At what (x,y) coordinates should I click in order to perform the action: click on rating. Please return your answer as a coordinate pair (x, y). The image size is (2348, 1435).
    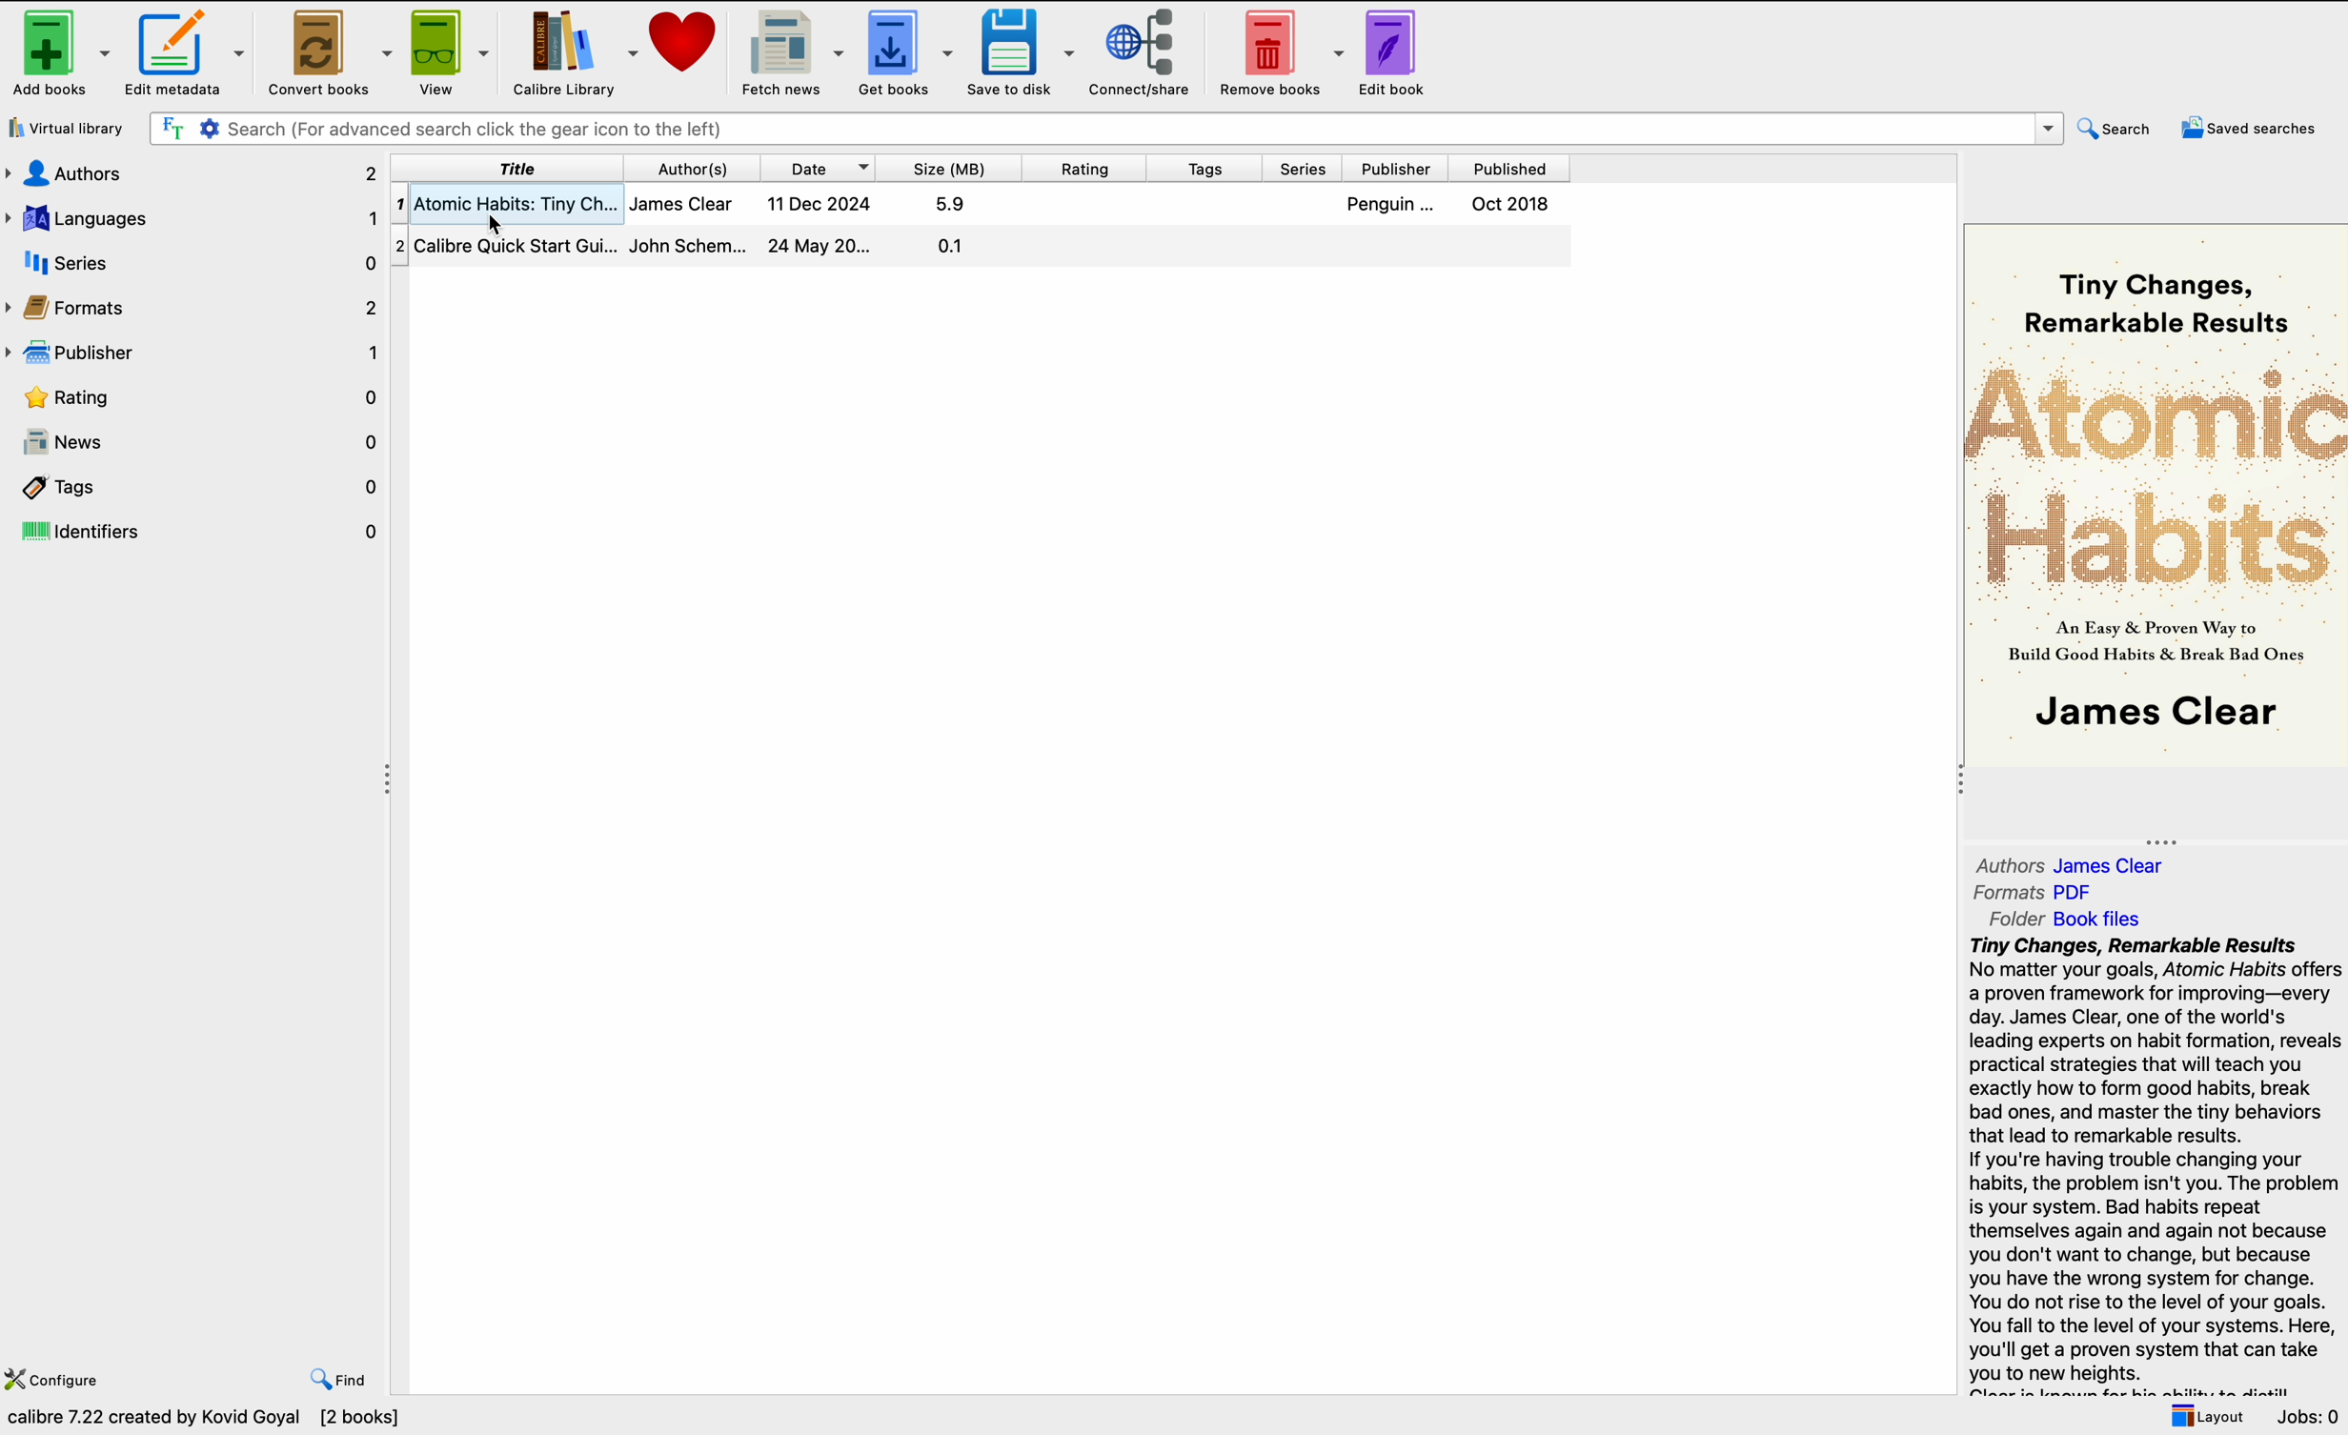
    Looking at the image, I should click on (1085, 168).